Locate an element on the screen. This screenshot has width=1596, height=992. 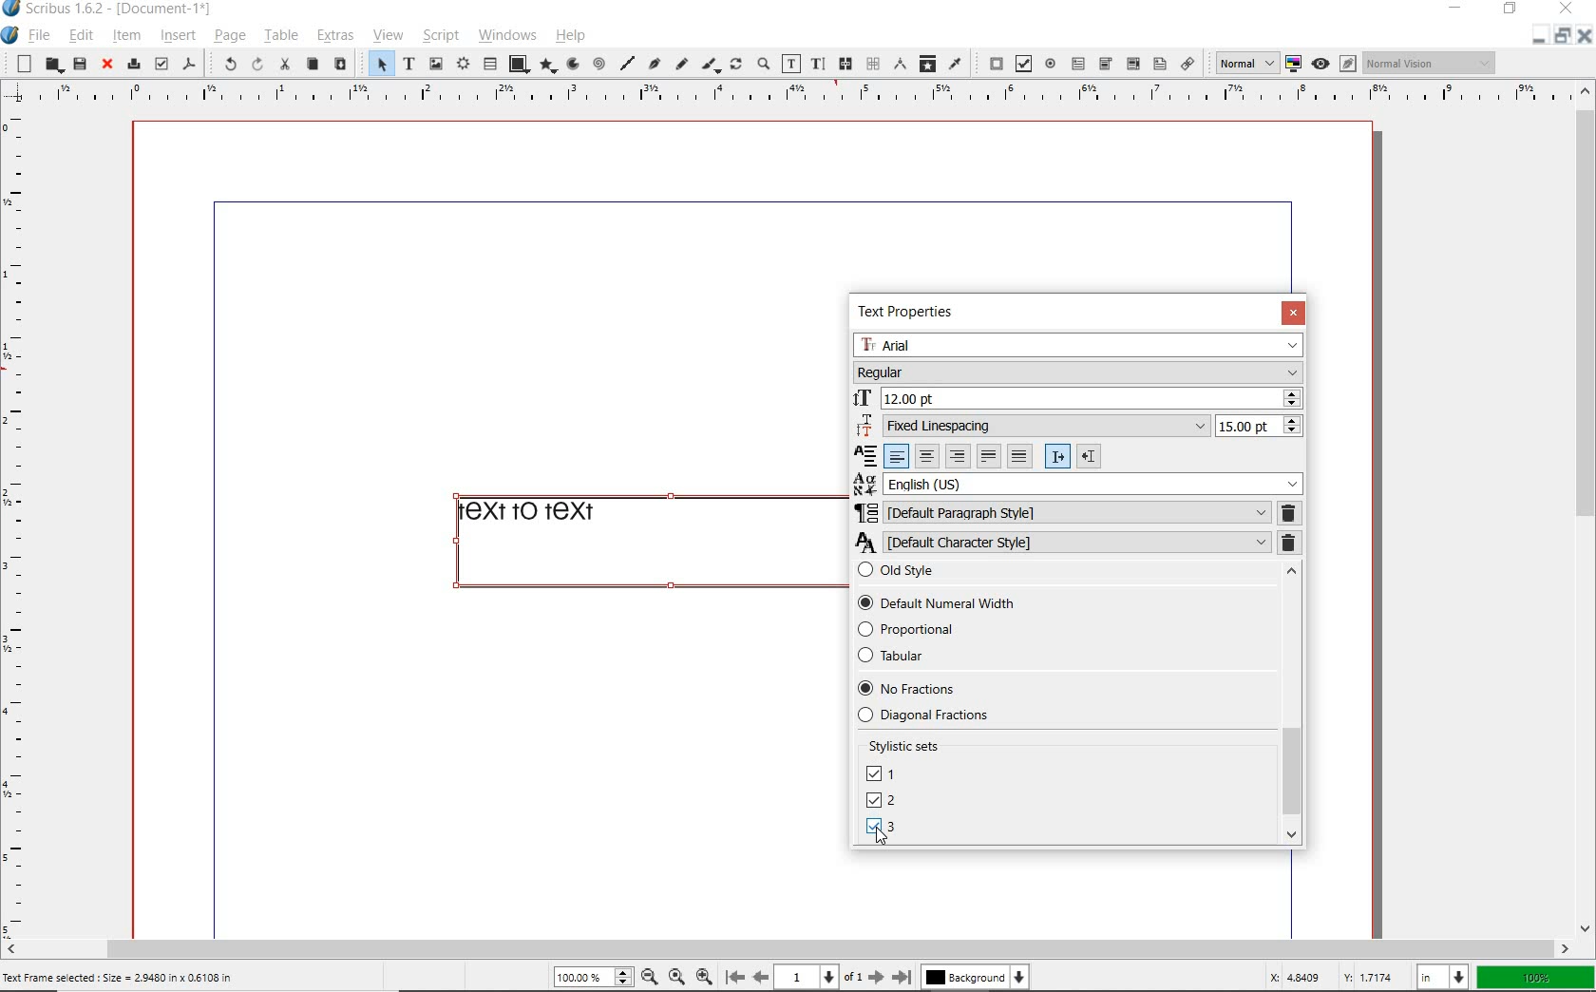
Right align is located at coordinates (957, 457).